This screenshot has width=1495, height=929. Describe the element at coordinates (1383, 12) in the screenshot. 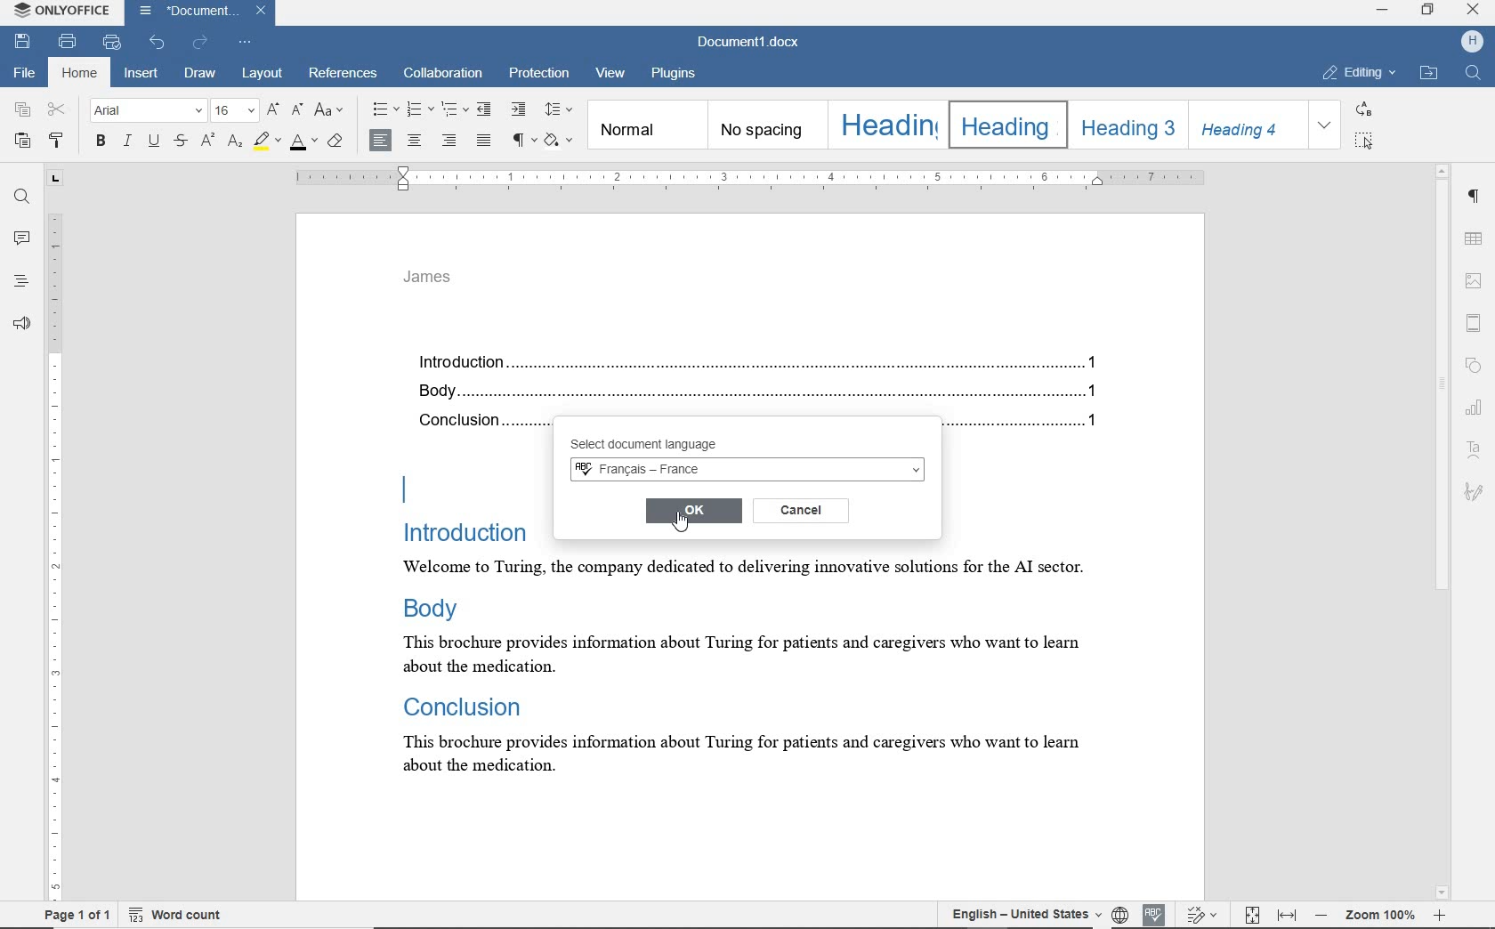

I see `MINIMIZE` at that location.